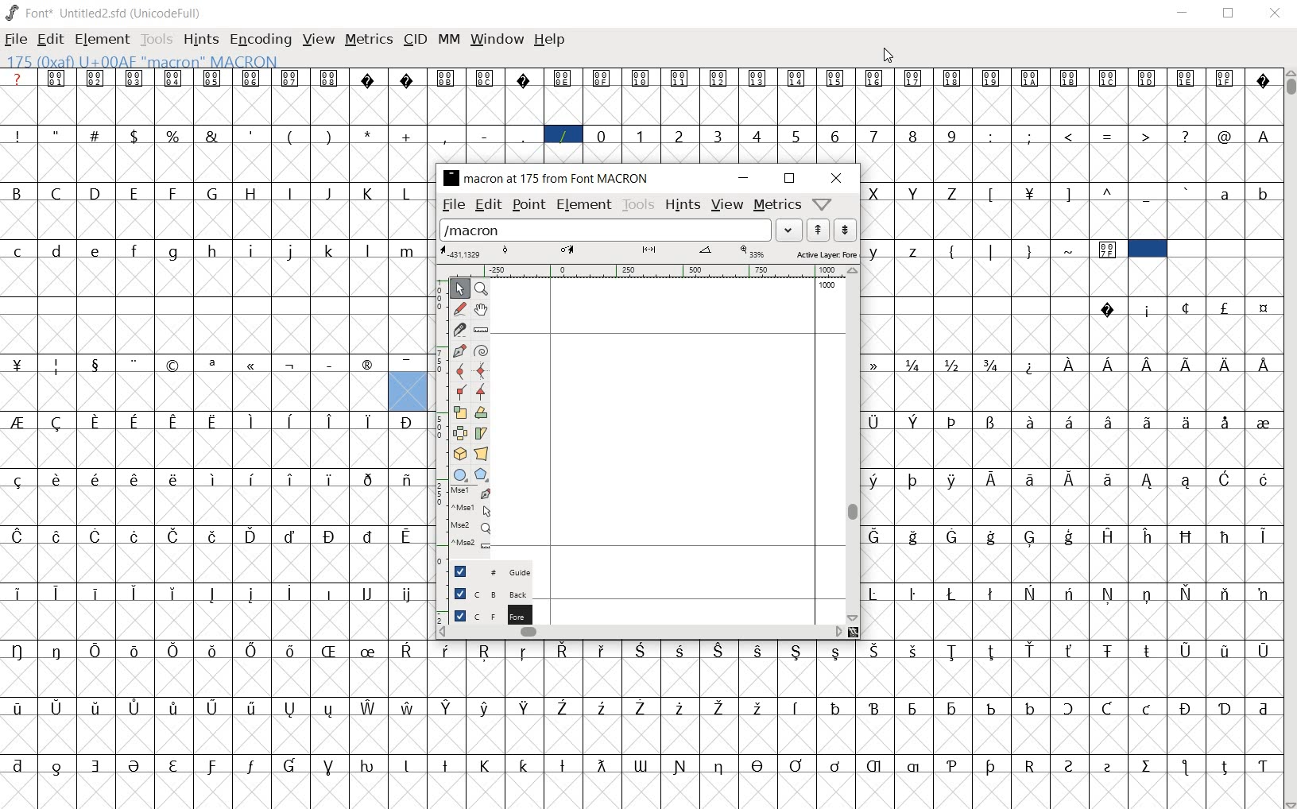 The width and height of the screenshot is (1297, 809). Describe the element at coordinates (1187, 363) in the screenshot. I see `Symbol` at that location.